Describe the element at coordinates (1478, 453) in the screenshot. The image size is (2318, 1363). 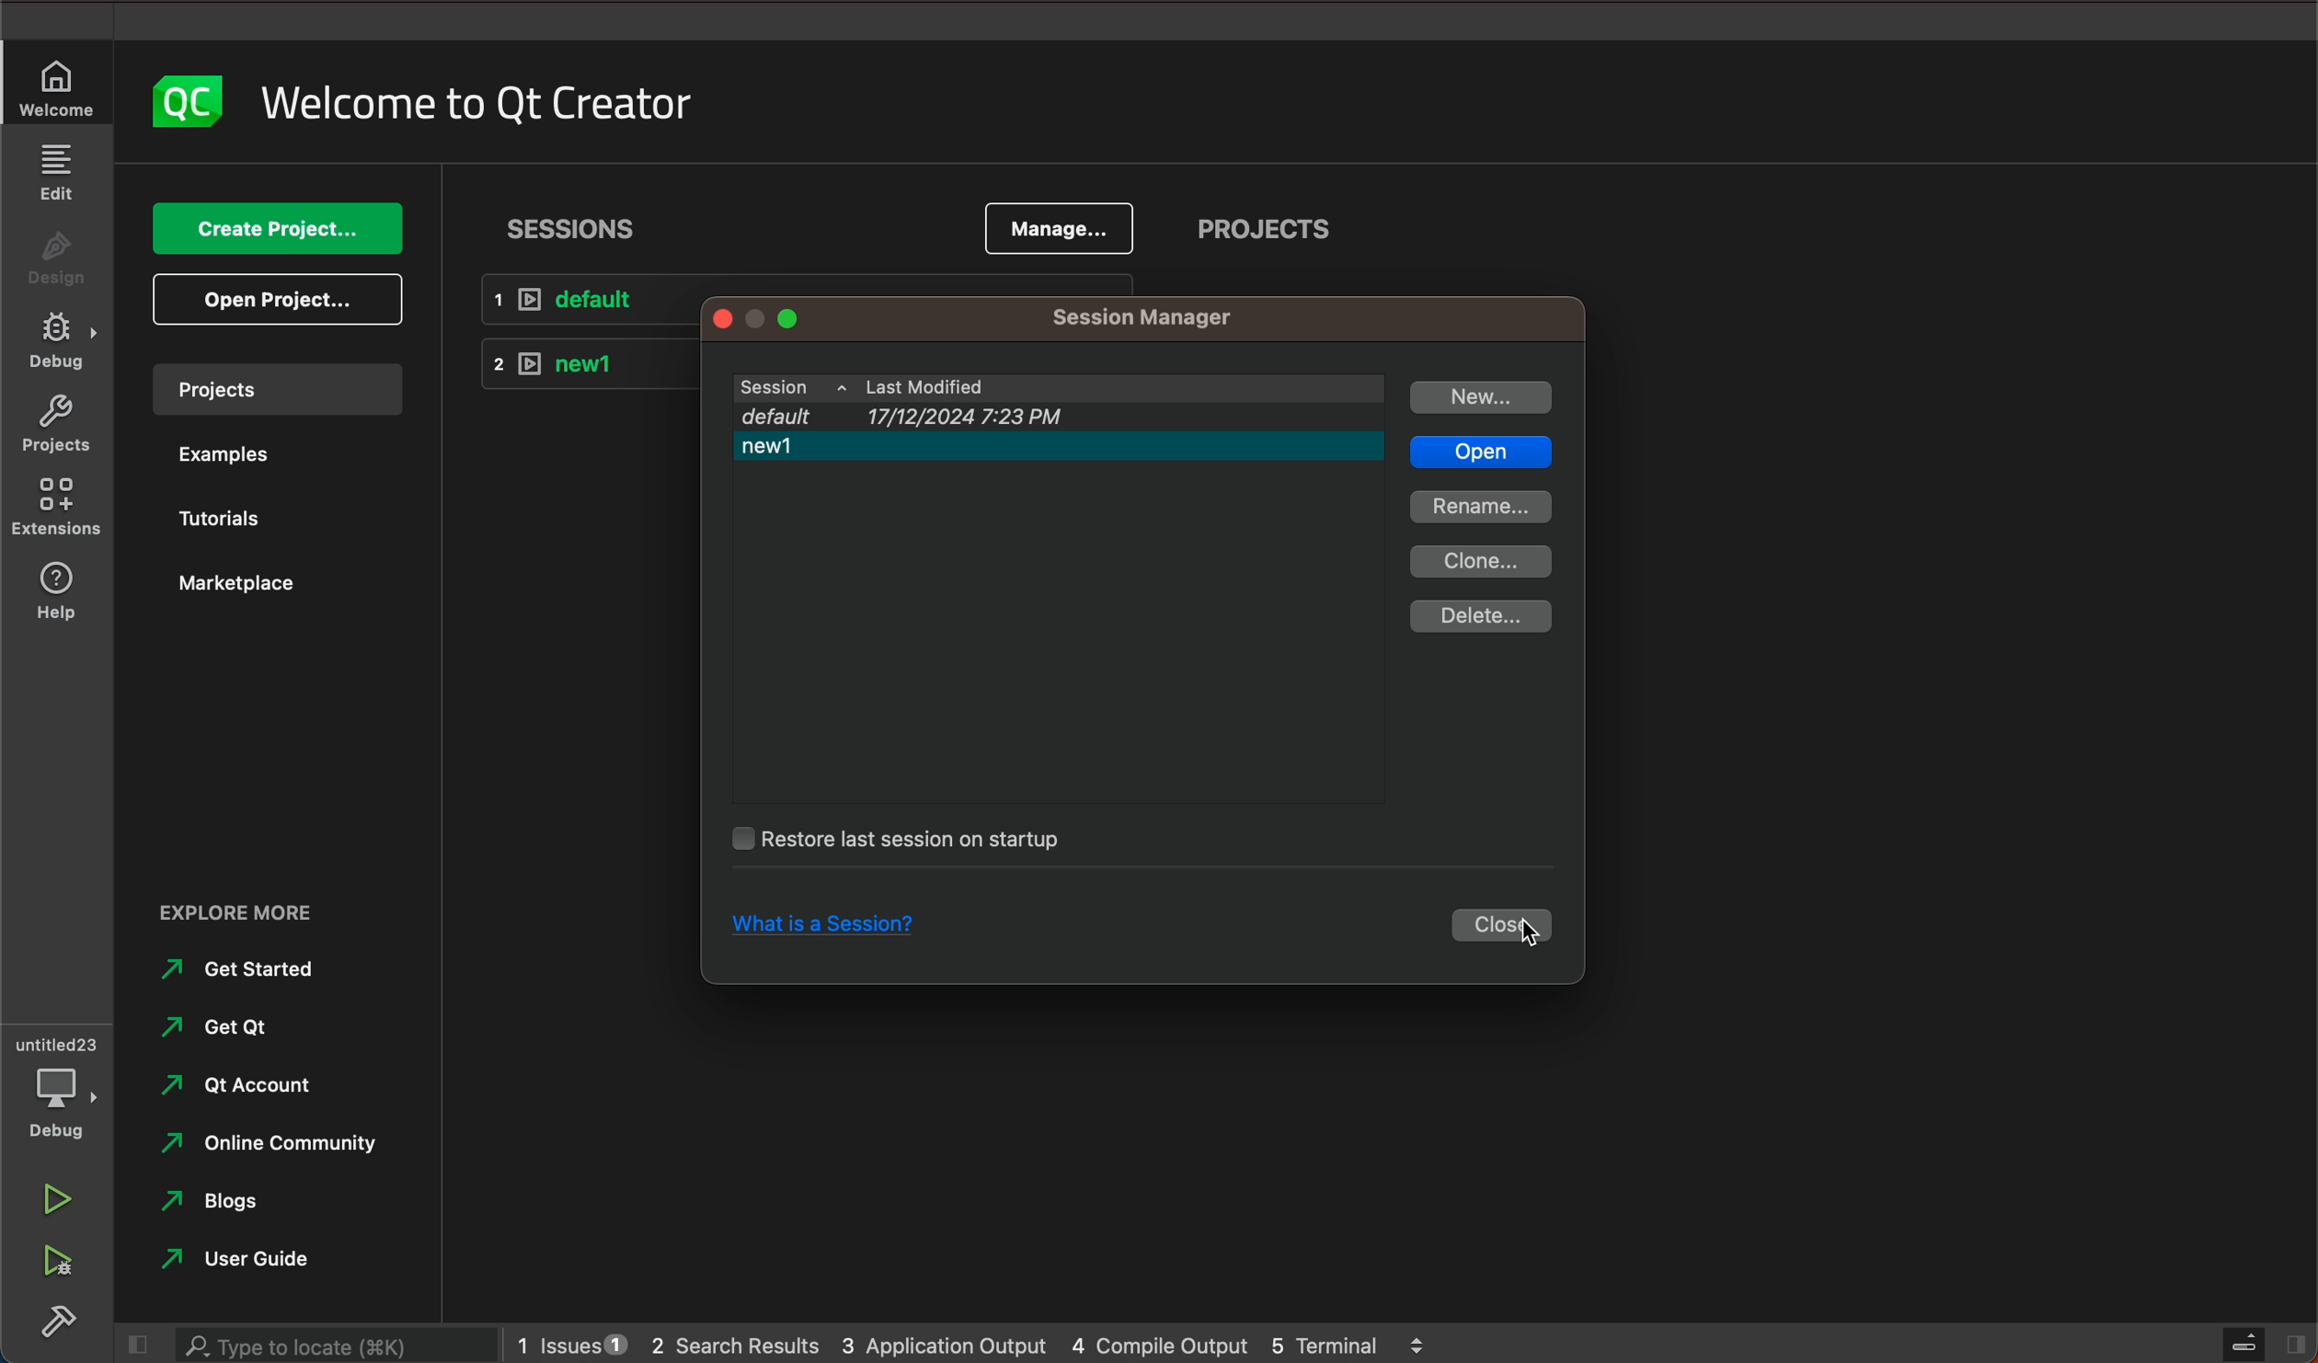
I see `open` at that location.